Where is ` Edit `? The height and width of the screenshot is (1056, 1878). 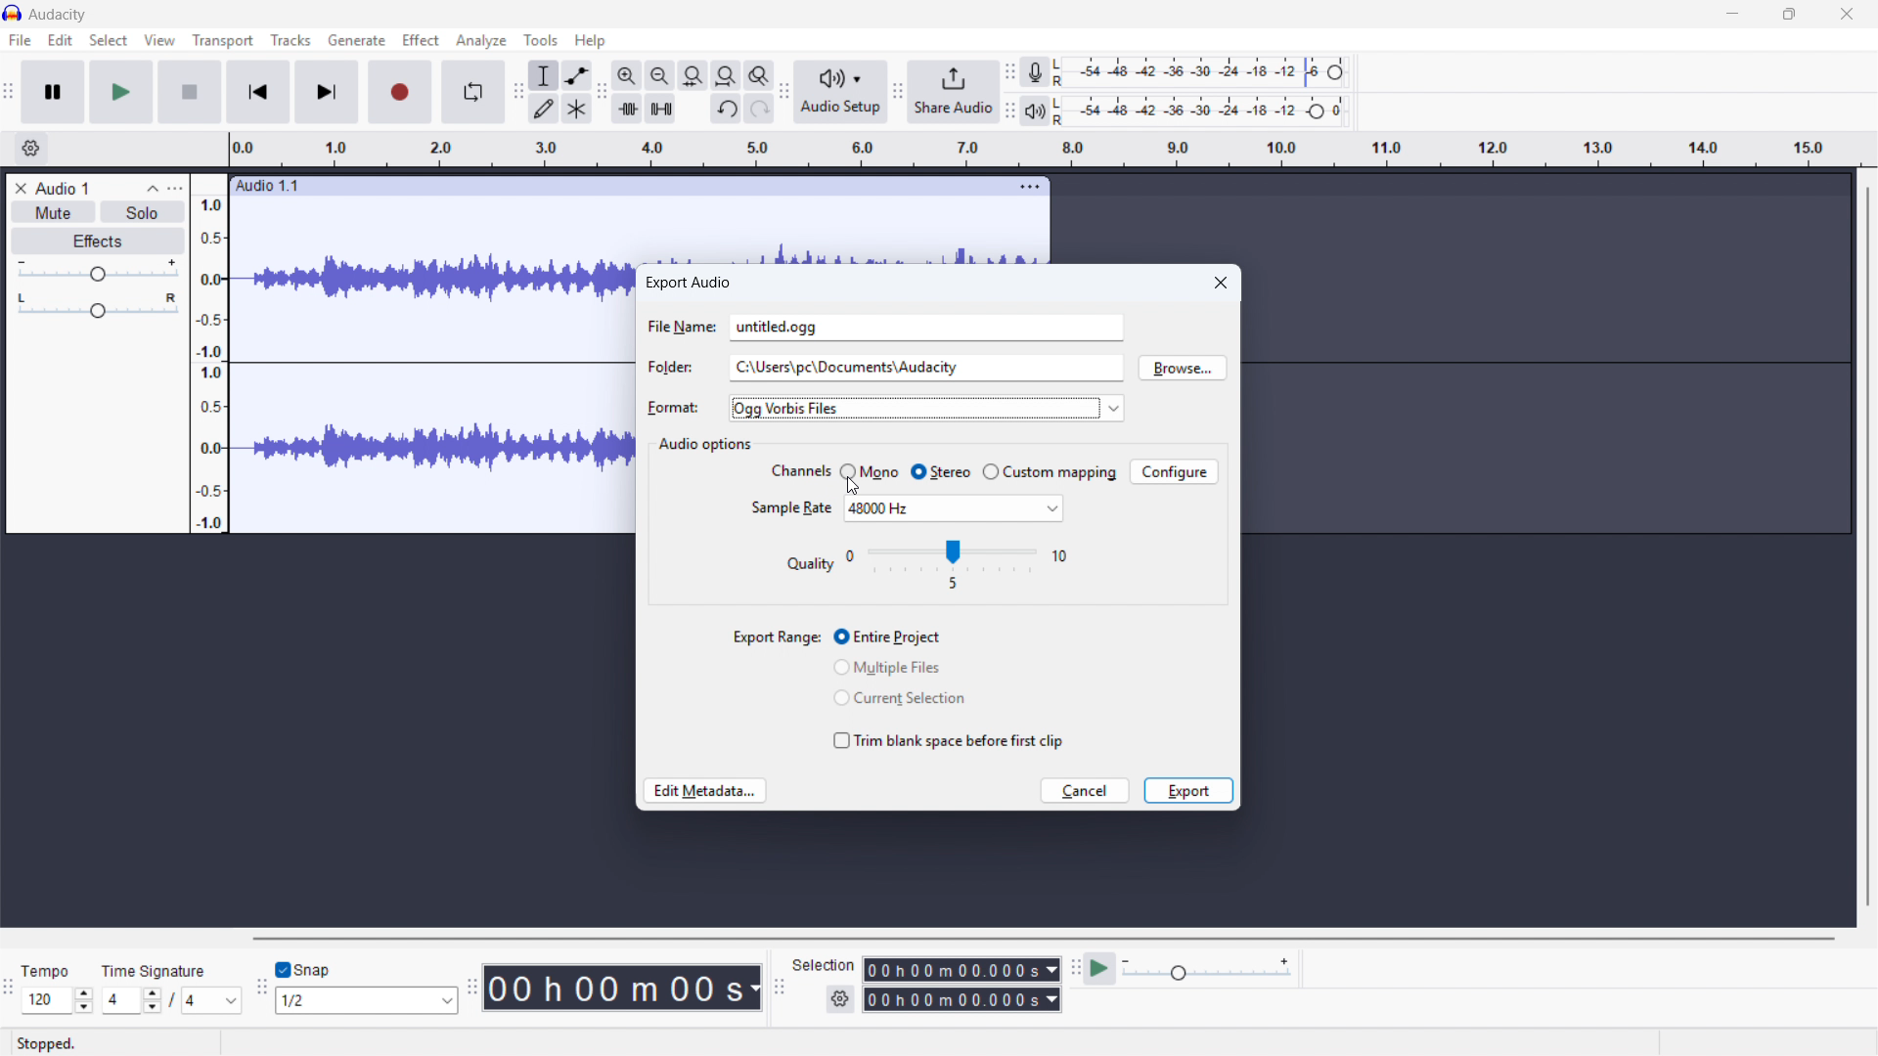  Edit  is located at coordinates (60, 41).